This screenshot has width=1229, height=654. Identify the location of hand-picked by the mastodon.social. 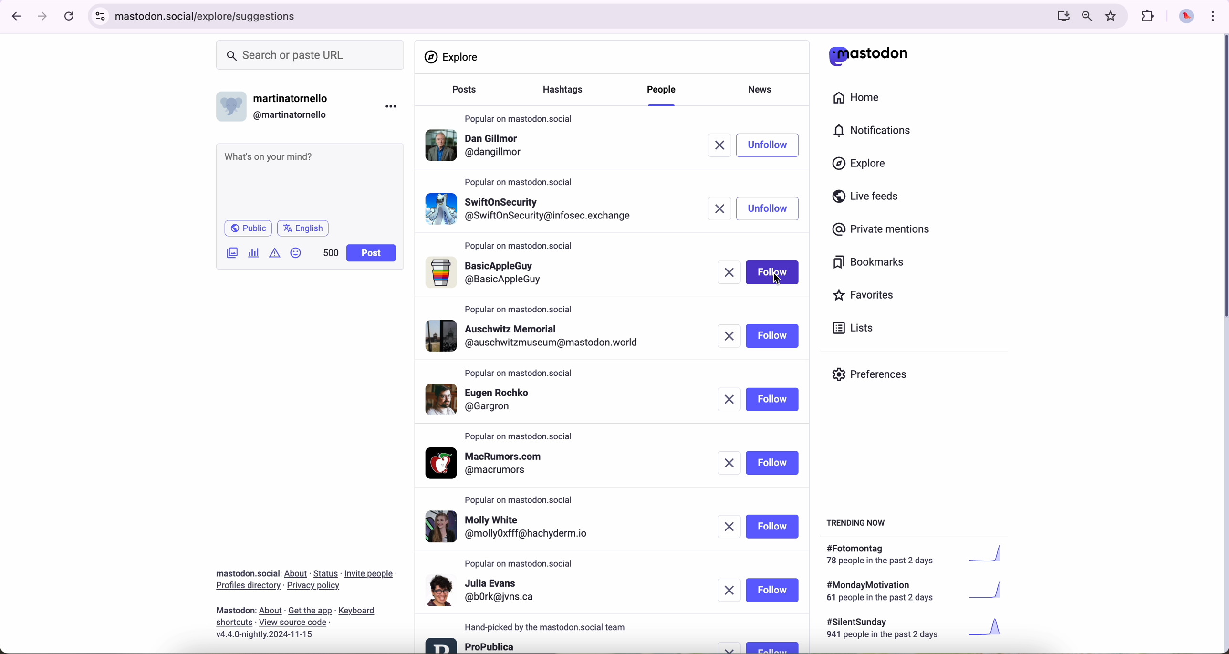
(552, 627).